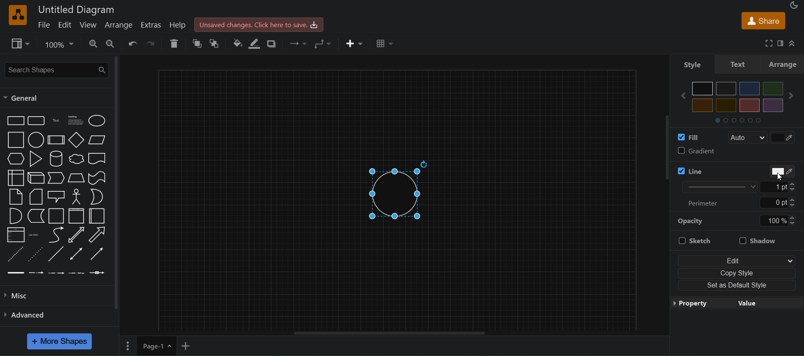 The image size is (804, 356). I want to click on connector 5, so click(97, 273).